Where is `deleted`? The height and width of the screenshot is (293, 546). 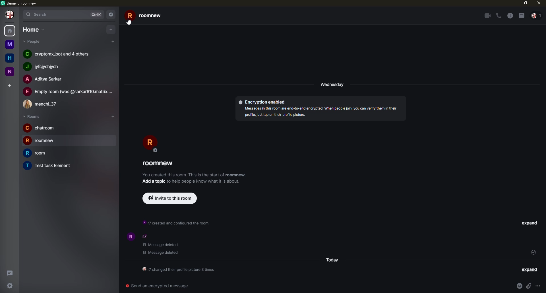
deleted is located at coordinates (162, 249).